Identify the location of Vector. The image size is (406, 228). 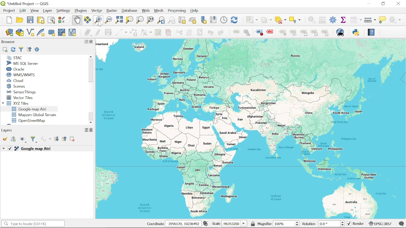
(97, 11).